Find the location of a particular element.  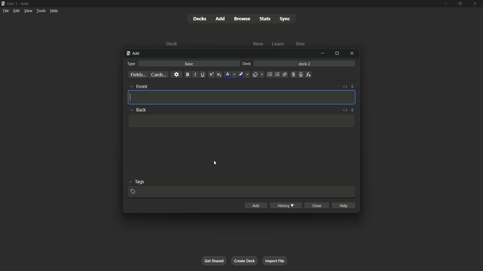

browse is located at coordinates (243, 19).